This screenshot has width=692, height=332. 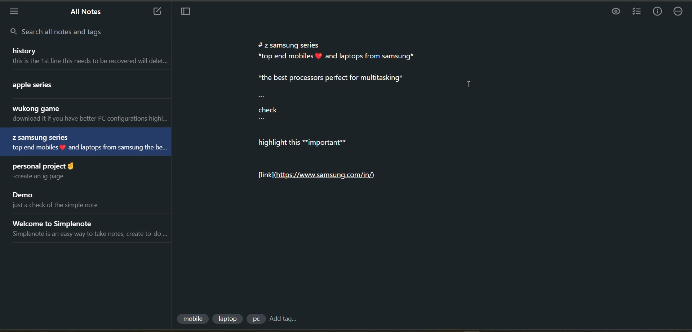 What do you see at coordinates (254, 320) in the screenshot?
I see `tag 3` at bounding box center [254, 320].